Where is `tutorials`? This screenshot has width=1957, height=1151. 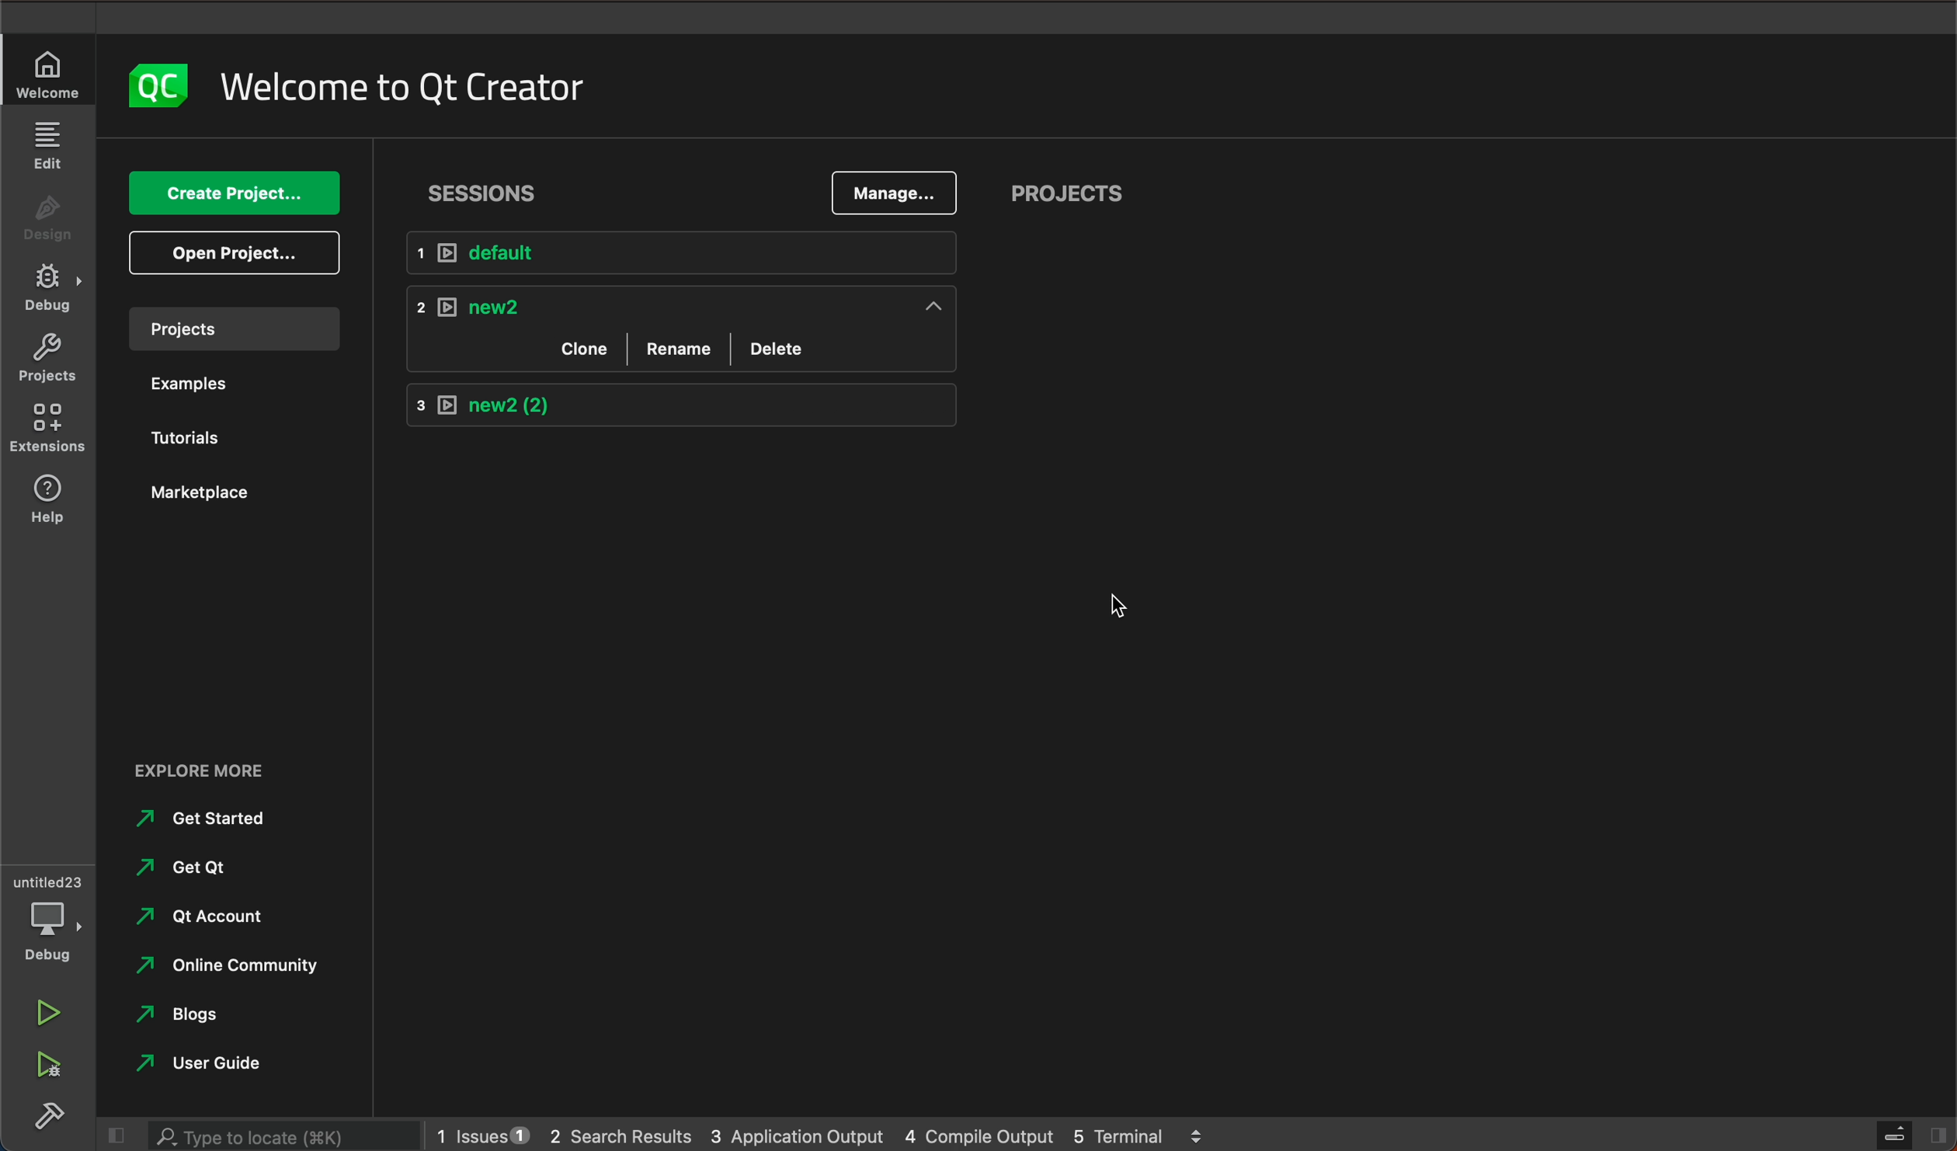
tutorials is located at coordinates (180, 431).